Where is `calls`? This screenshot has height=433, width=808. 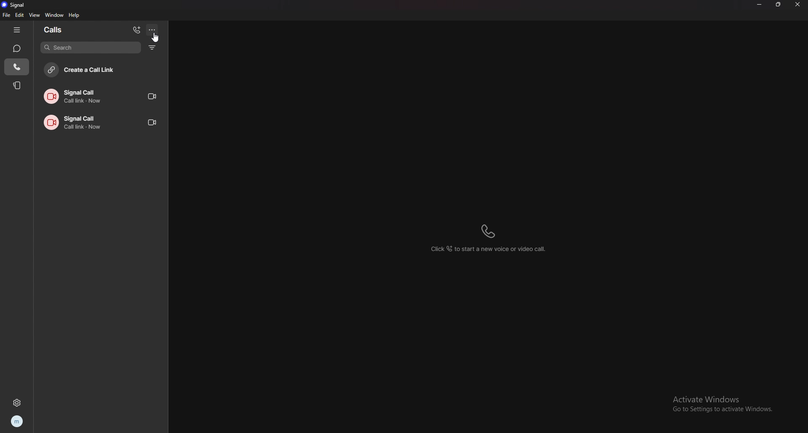
calls is located at coordinates (16, 67).